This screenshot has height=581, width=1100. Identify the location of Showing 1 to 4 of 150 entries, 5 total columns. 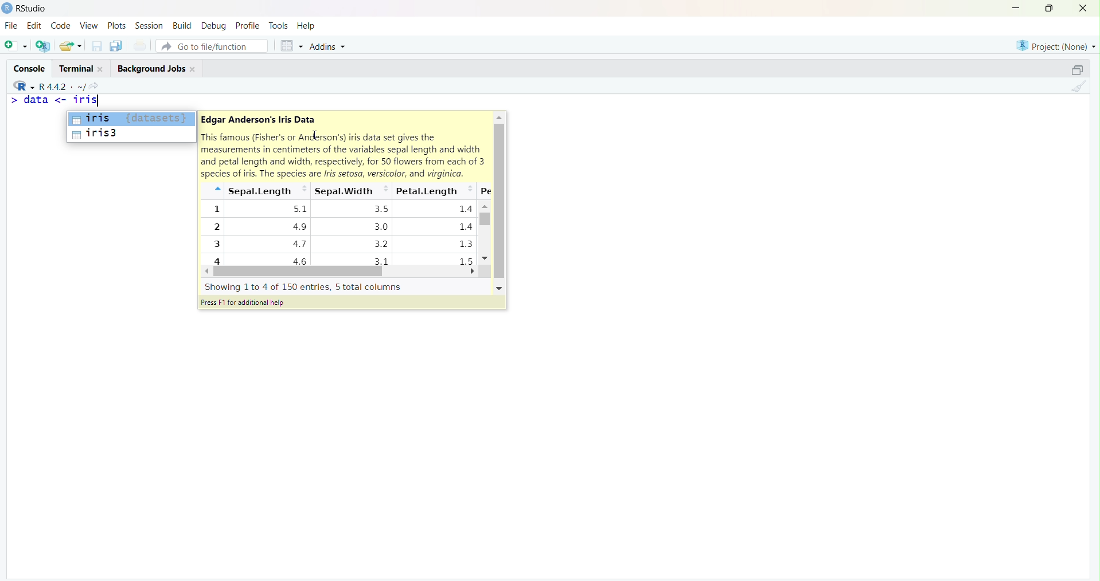
(304, 286).